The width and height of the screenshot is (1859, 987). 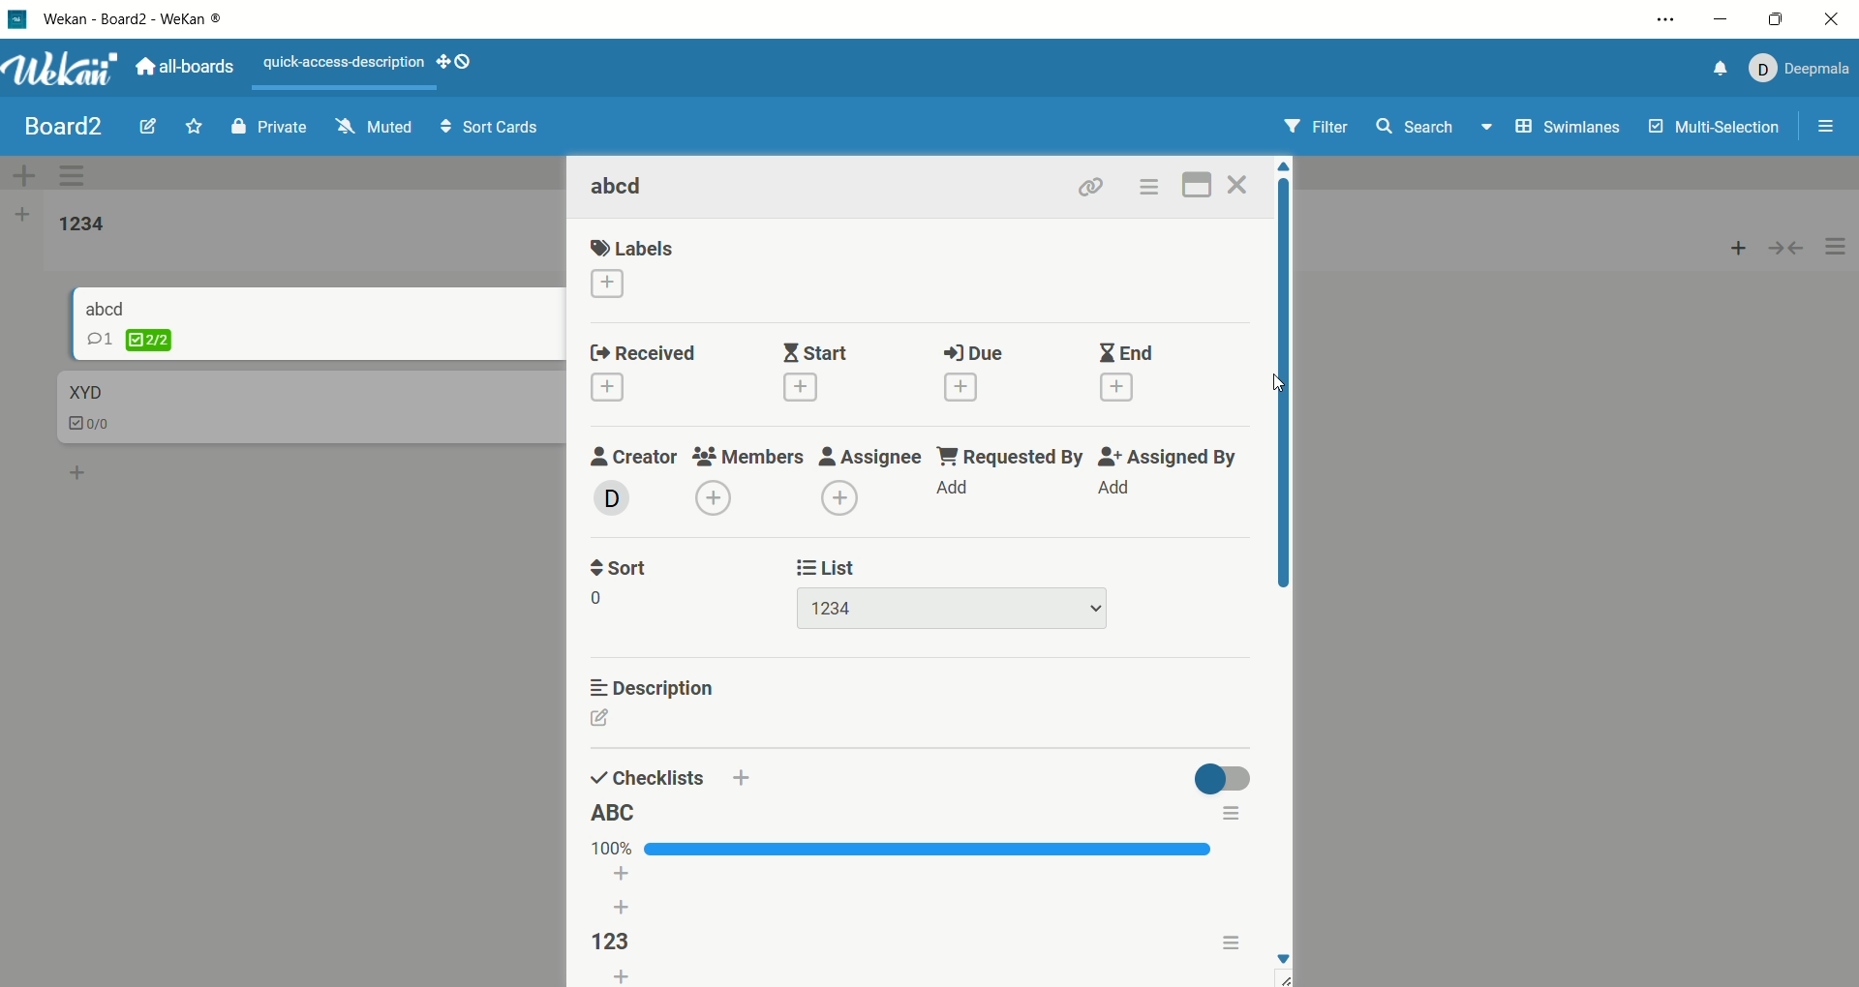 I want to click on add, so click(x=1739, y=243).